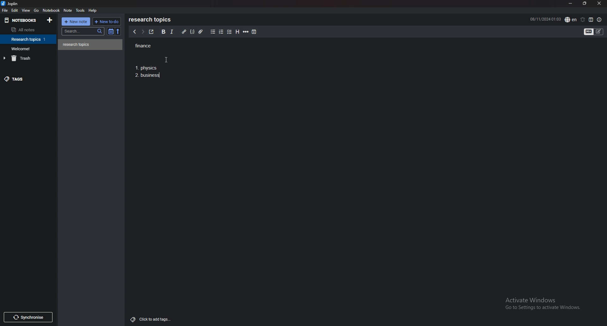  Describe the element at coordinates (200, 31) in the screenshot. I see `attachment` at that location.